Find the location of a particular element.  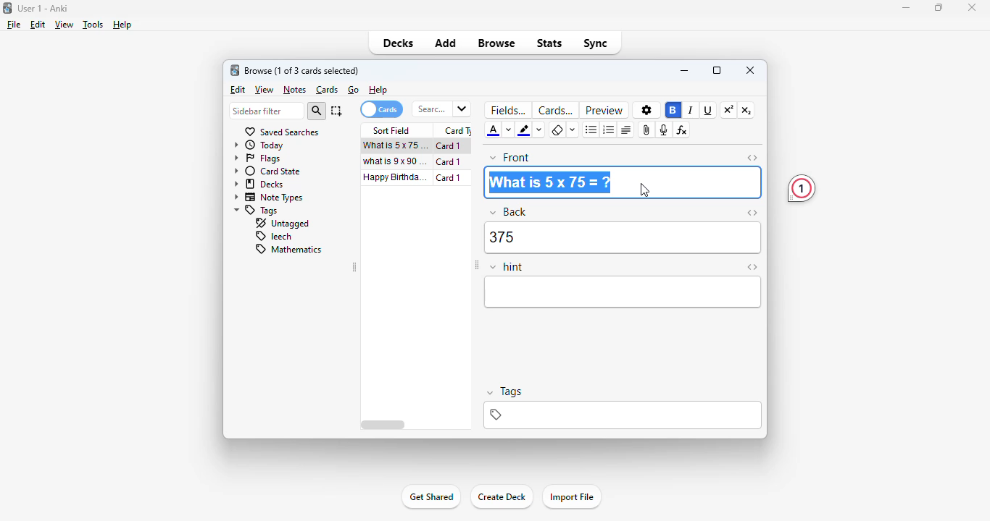

tags is located at coordinates (257, 211).